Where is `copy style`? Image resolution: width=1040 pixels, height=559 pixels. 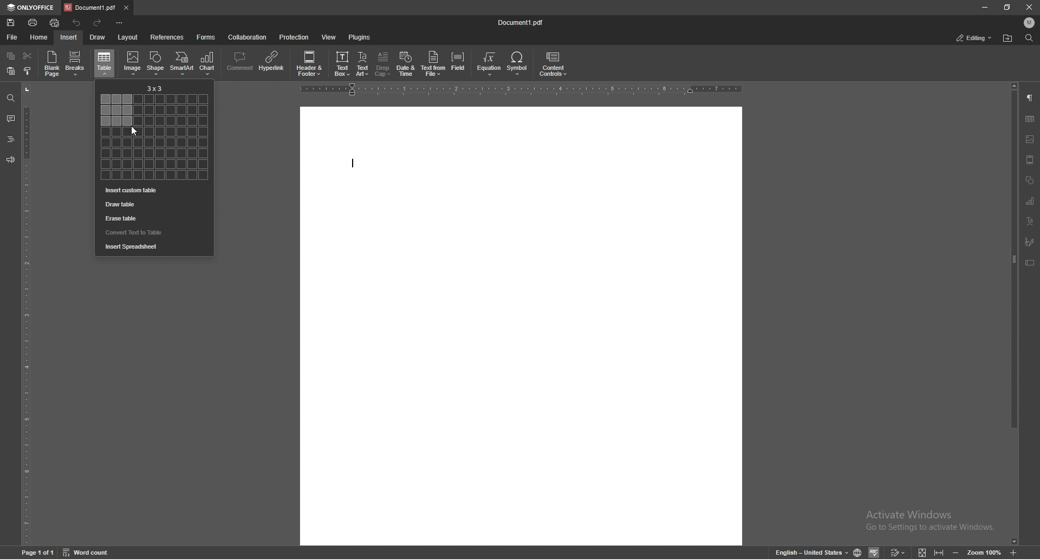
copy style is located at coordinates (28, 72).